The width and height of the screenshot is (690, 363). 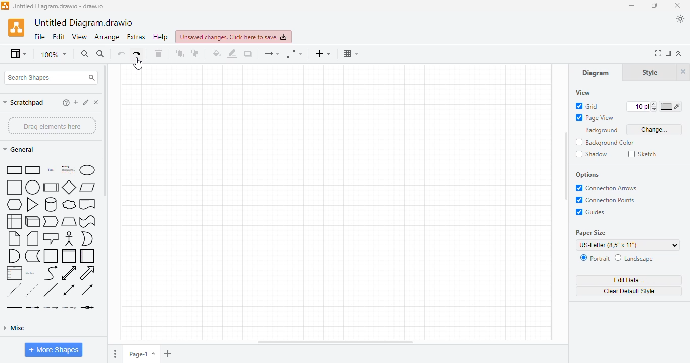 I want to click on vertical scroll bar, so click(x=566, y=166).